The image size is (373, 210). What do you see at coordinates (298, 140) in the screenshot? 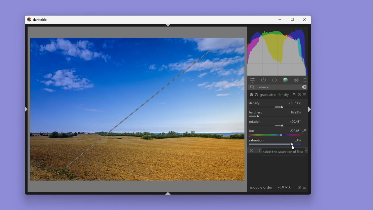
I see `83%` at bounding box center [298, 140].